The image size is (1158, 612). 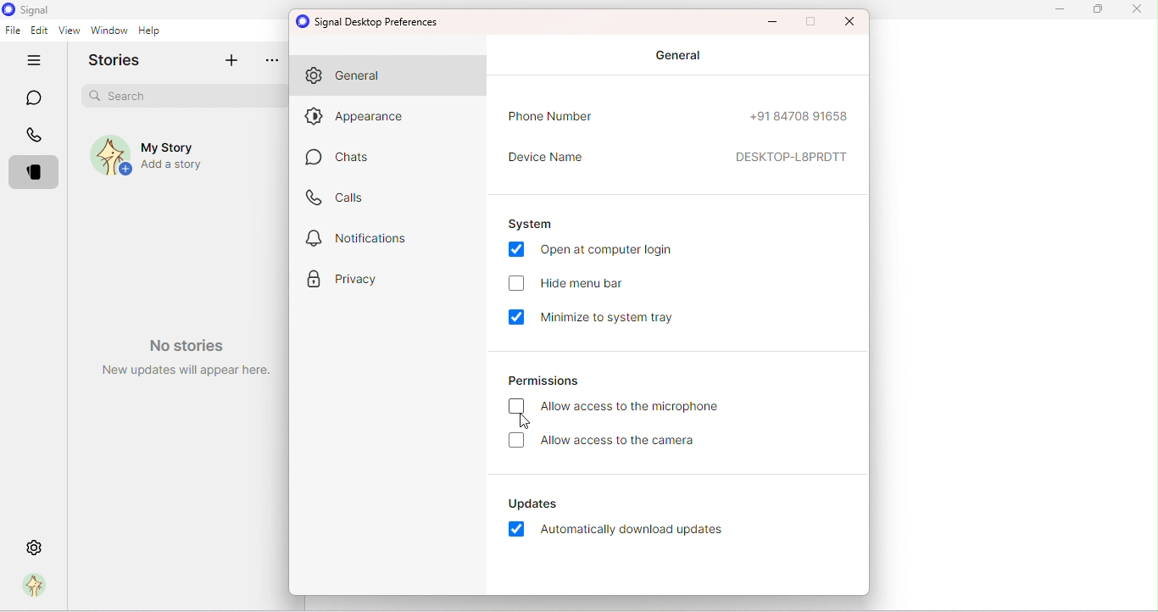 I want to click on Help, so click(x=150, y=32).